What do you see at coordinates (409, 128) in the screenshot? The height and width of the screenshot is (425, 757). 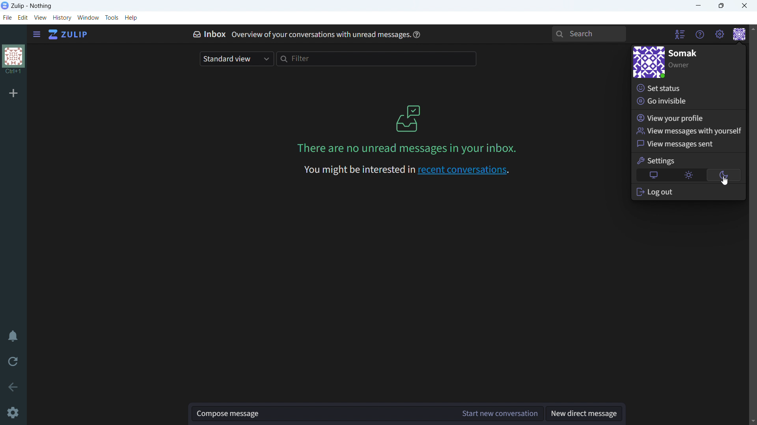 I see `on screen message` at bounding box center [409, 128].